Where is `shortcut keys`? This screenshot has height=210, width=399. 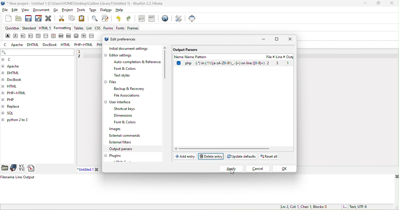 shortcut keys is located at coordinates (126, 109).